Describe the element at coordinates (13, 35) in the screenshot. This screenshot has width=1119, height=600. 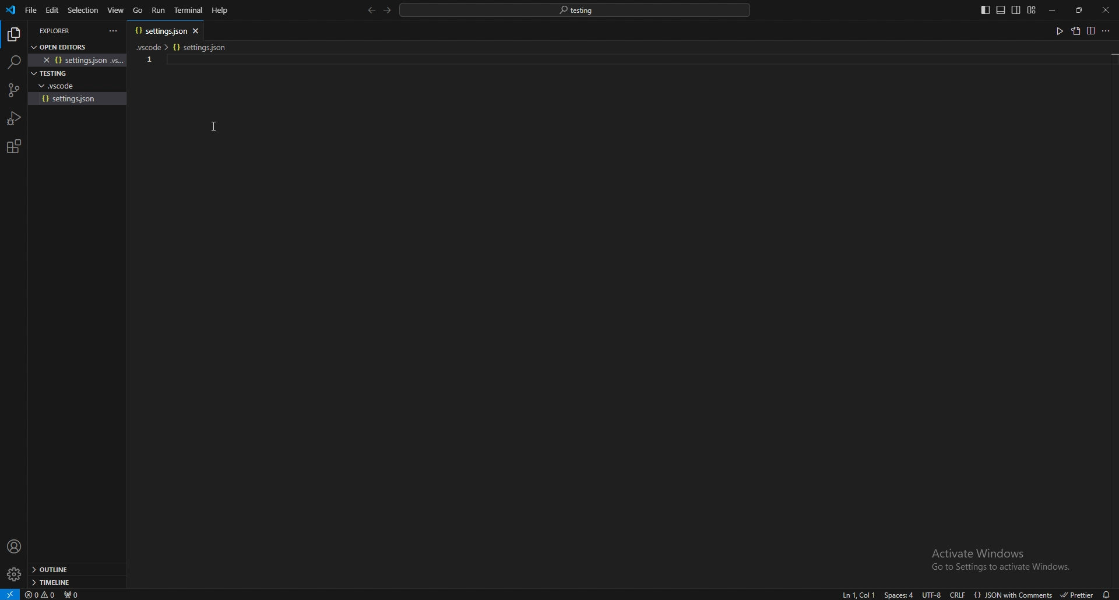
I see `explorer` at that location.